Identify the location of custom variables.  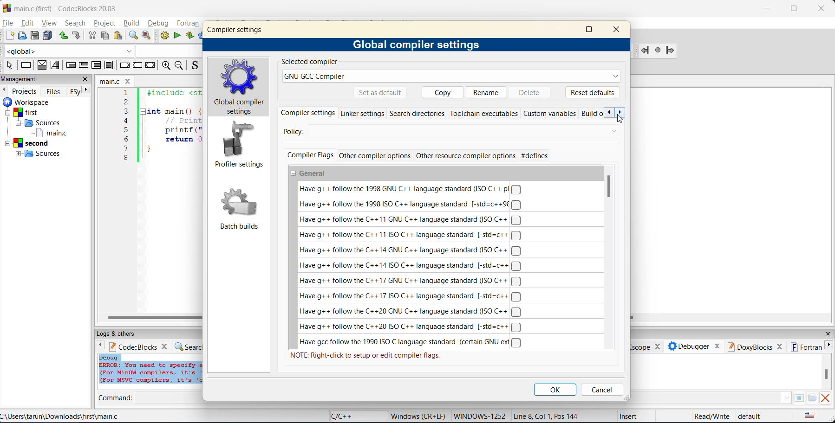
(550, 113).